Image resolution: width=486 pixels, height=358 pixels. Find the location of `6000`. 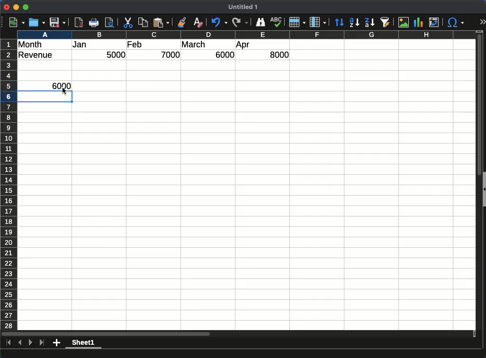

6000 is located at coordinates (61, 86).